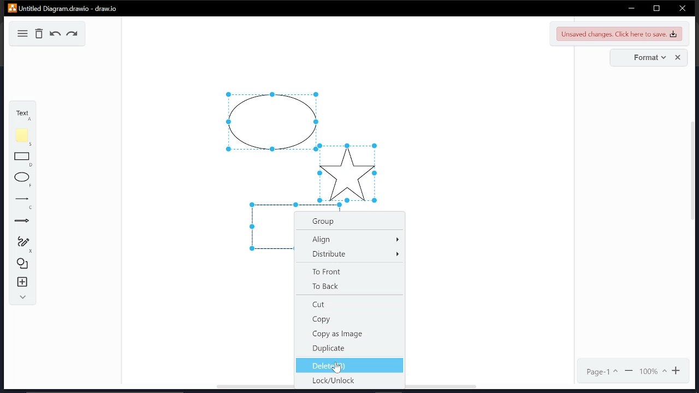 The image size is (699, 393). I want to click on copy as image, so click(348, 335).